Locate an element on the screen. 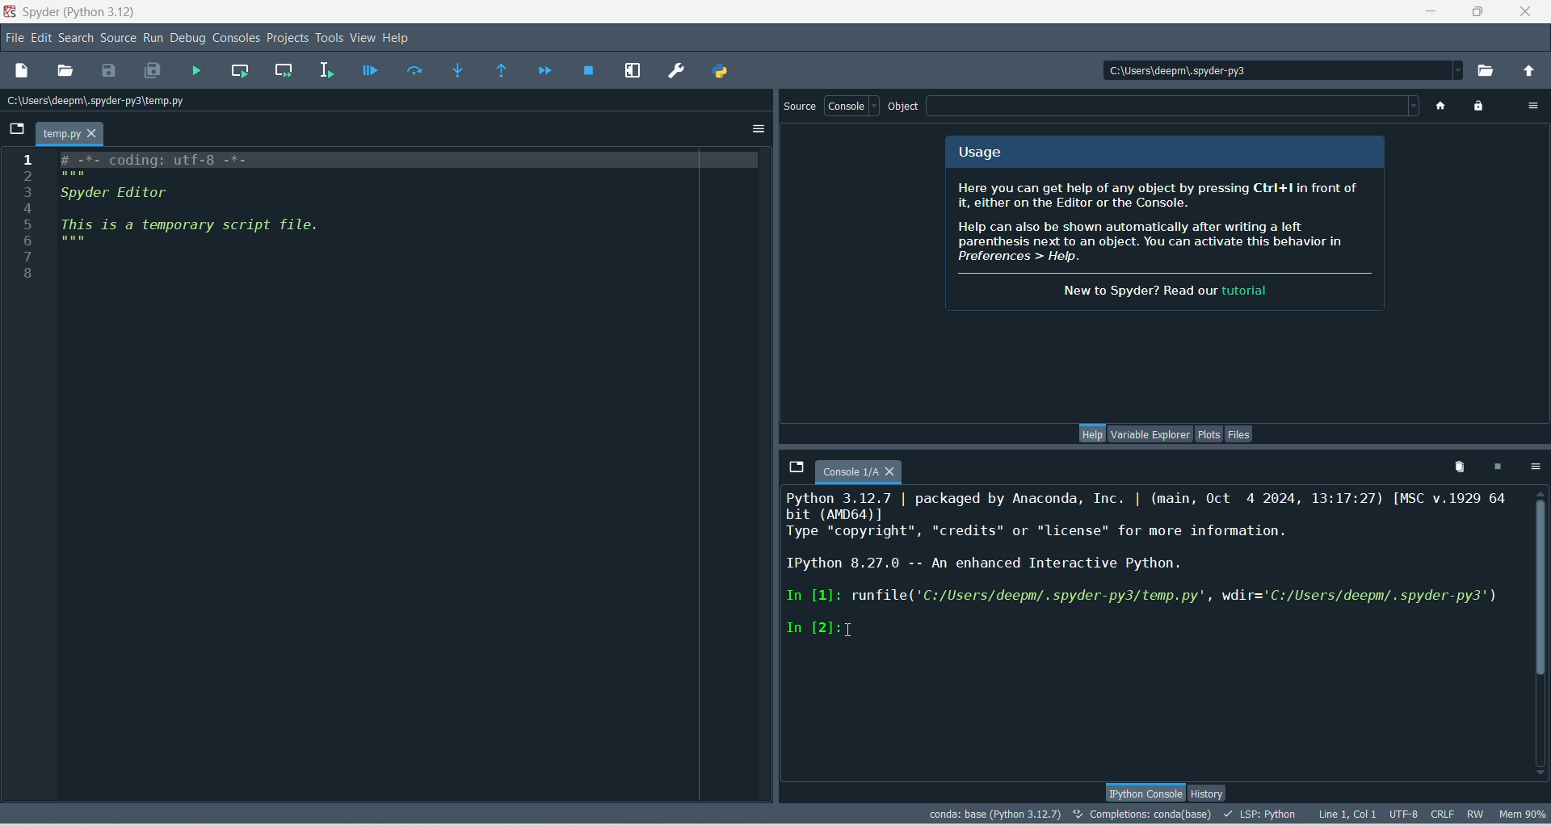 The image size is (1551, 825). console text is located at coordinates (1150, 574).